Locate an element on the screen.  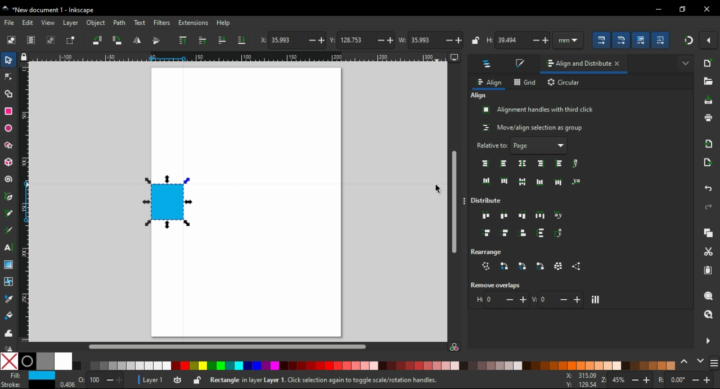
raise to top is located at coordinates (183, 42).